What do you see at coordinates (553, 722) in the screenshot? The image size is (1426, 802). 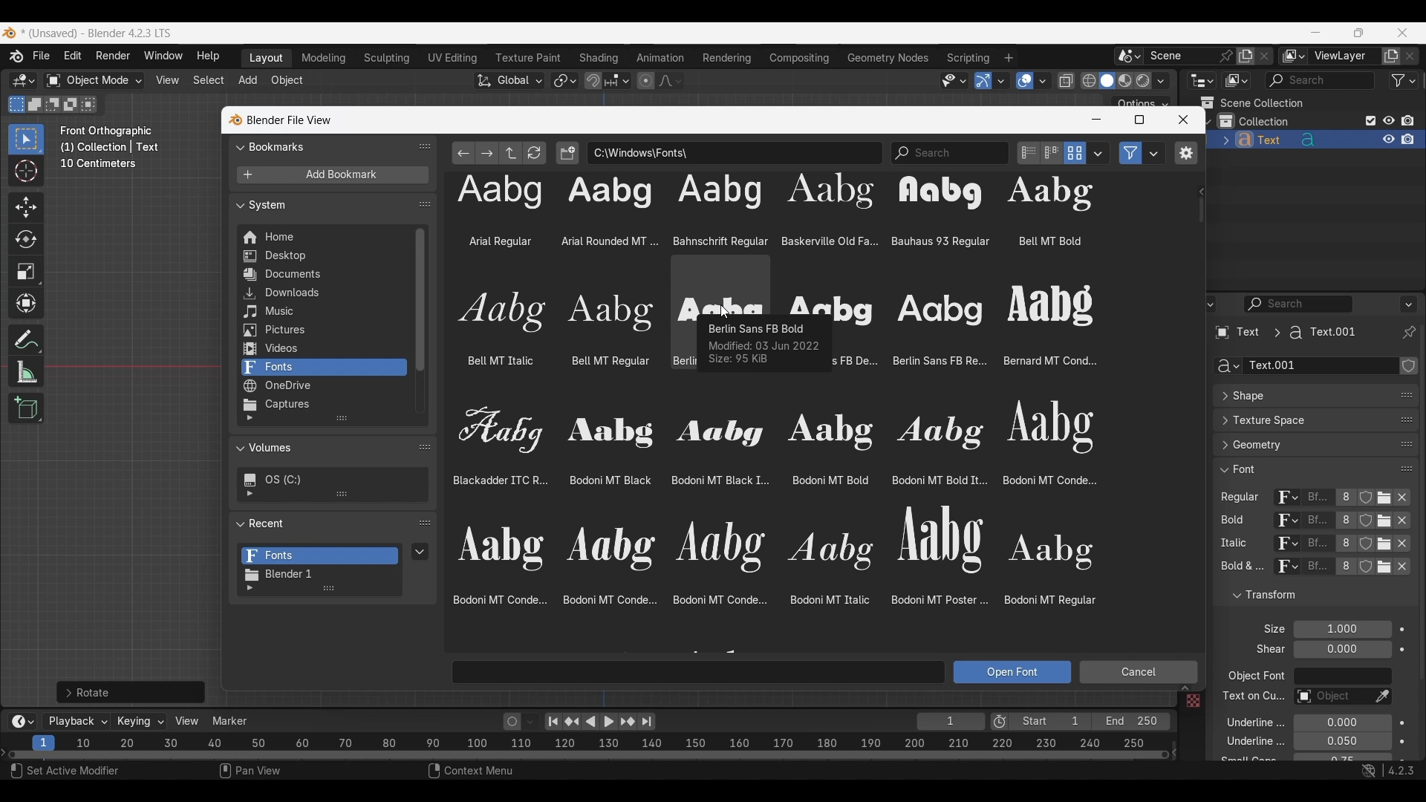 I see `Jump to endpoint` at bounding box center [553, 722].